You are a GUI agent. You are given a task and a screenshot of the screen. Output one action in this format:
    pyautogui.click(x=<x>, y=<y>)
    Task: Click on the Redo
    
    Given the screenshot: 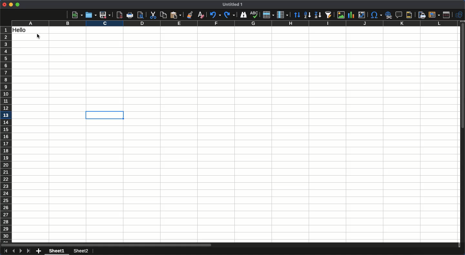 What is the action you would take?
    pyautogui.click(x=229, y=15)
    